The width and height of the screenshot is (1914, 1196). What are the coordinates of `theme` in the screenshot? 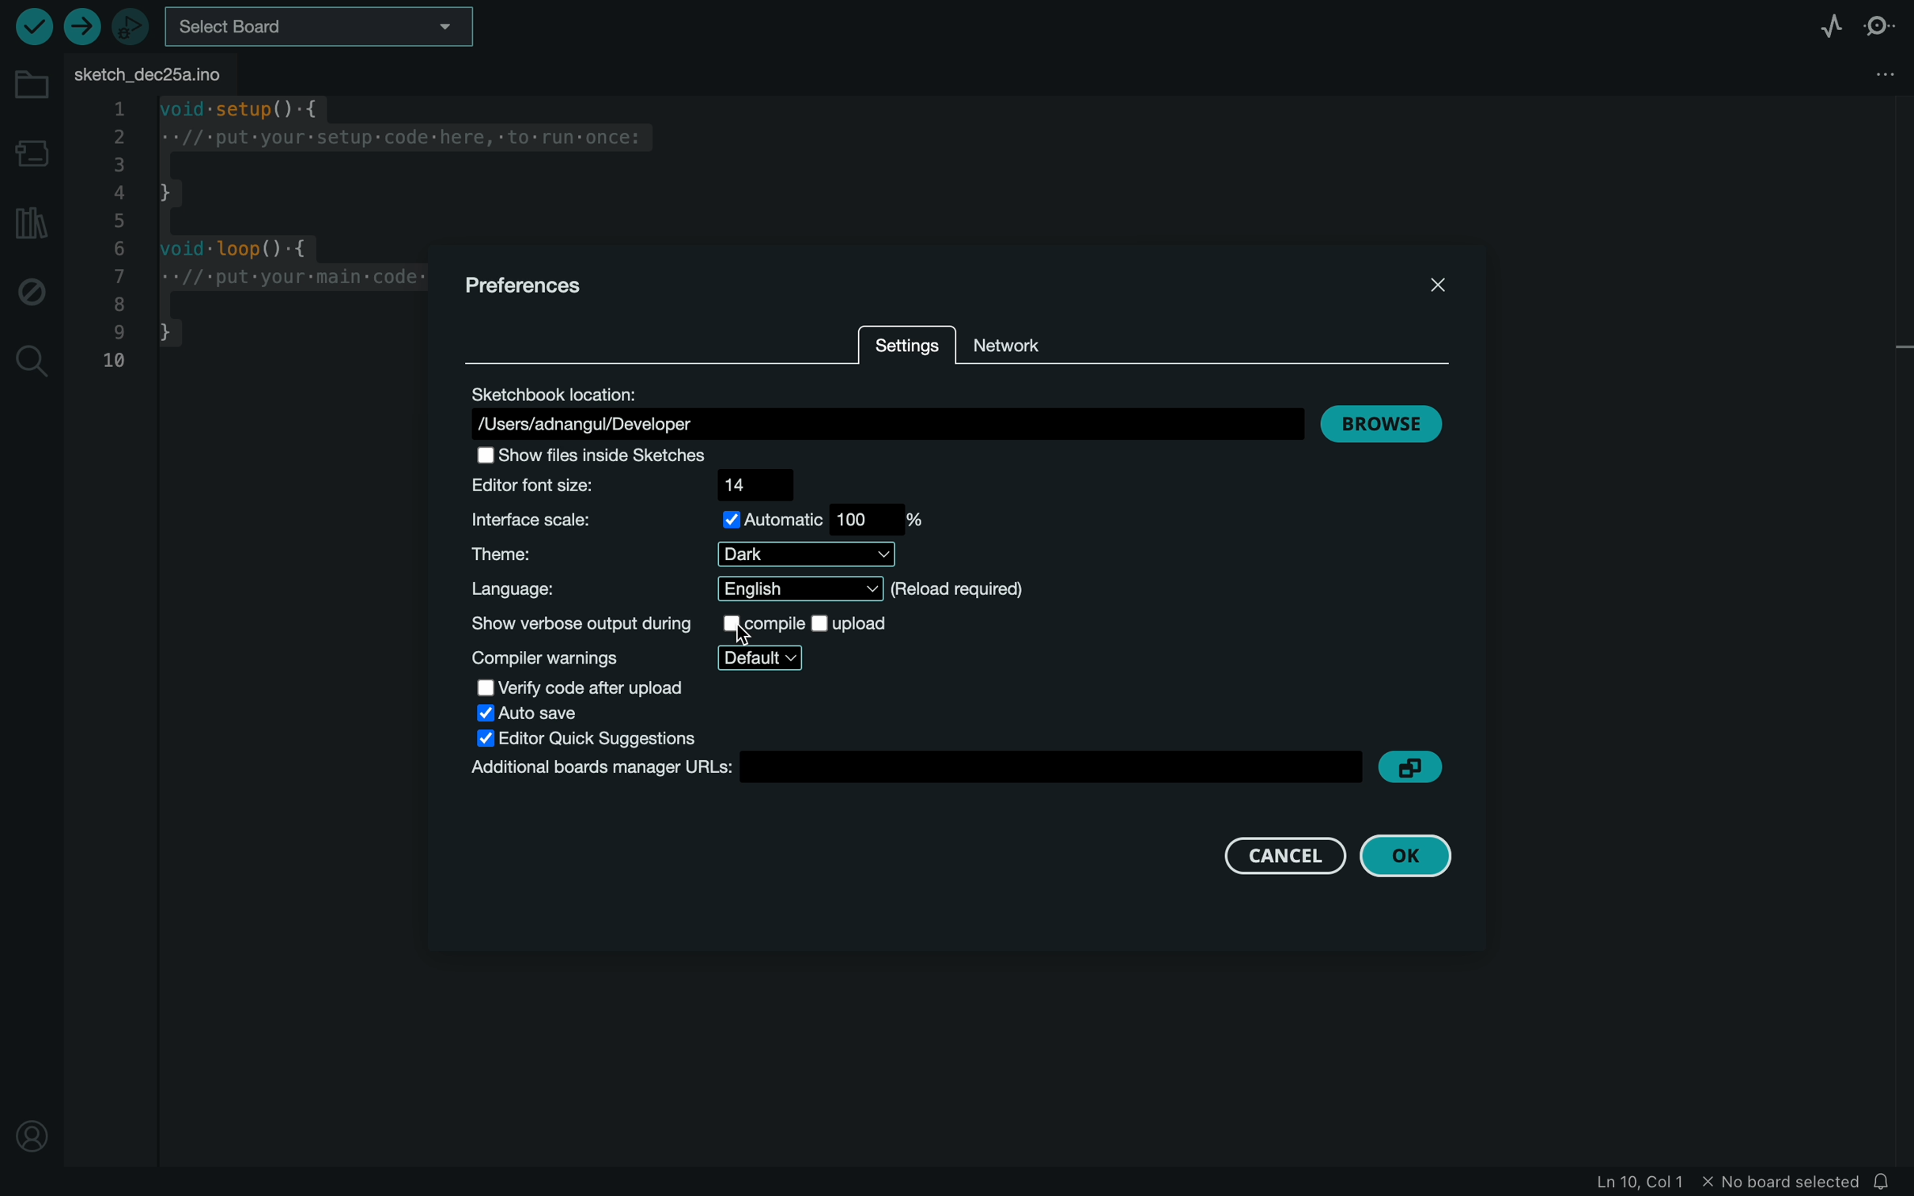 It's located at (686, 554).